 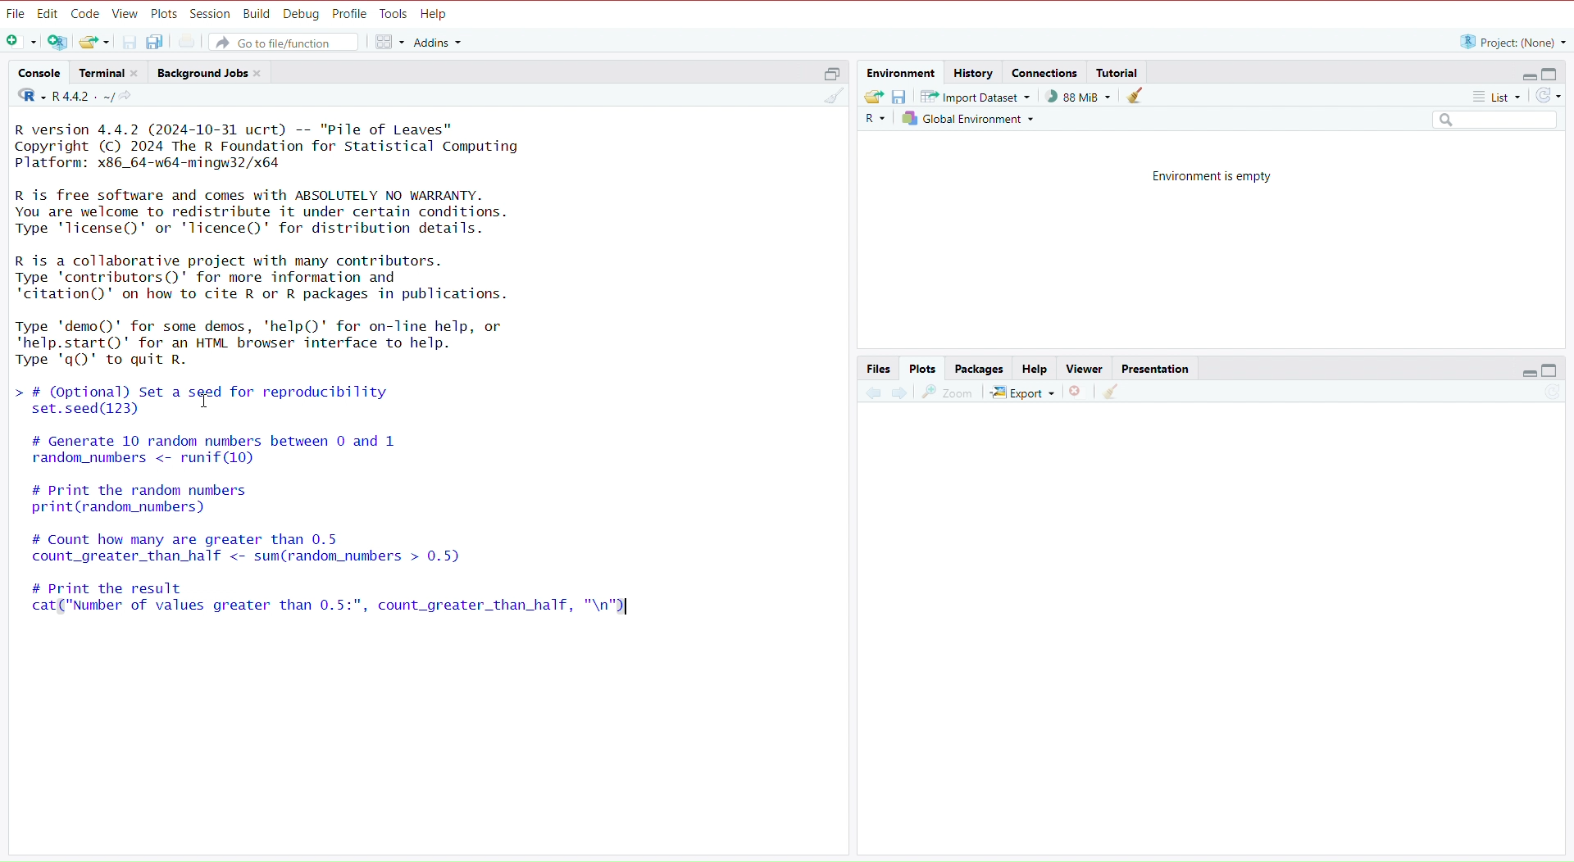 What do you see at coordinates (902, 71) in the screenshot?
I see `Environment` at bounding box center [902, 71].